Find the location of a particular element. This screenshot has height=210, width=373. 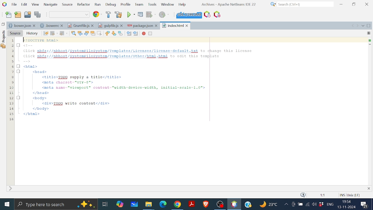

<title>TODO supply a title</title> is located at coordinates (82, 77).